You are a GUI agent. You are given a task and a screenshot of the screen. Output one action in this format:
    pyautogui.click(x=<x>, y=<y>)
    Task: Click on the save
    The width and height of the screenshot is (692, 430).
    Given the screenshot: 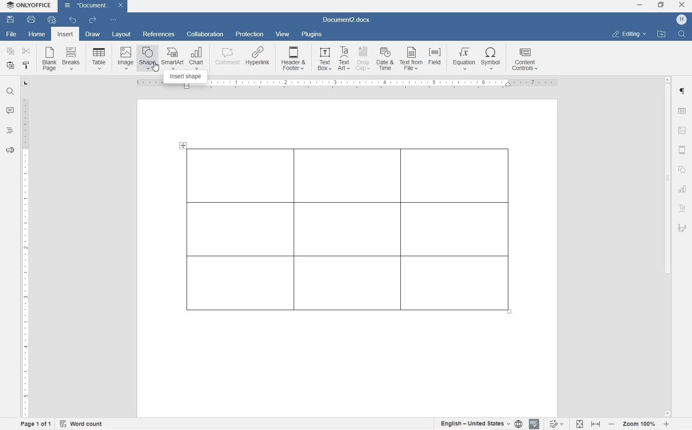 What is the action you would take?
    pyautogui.click(x=11, y=20)
    